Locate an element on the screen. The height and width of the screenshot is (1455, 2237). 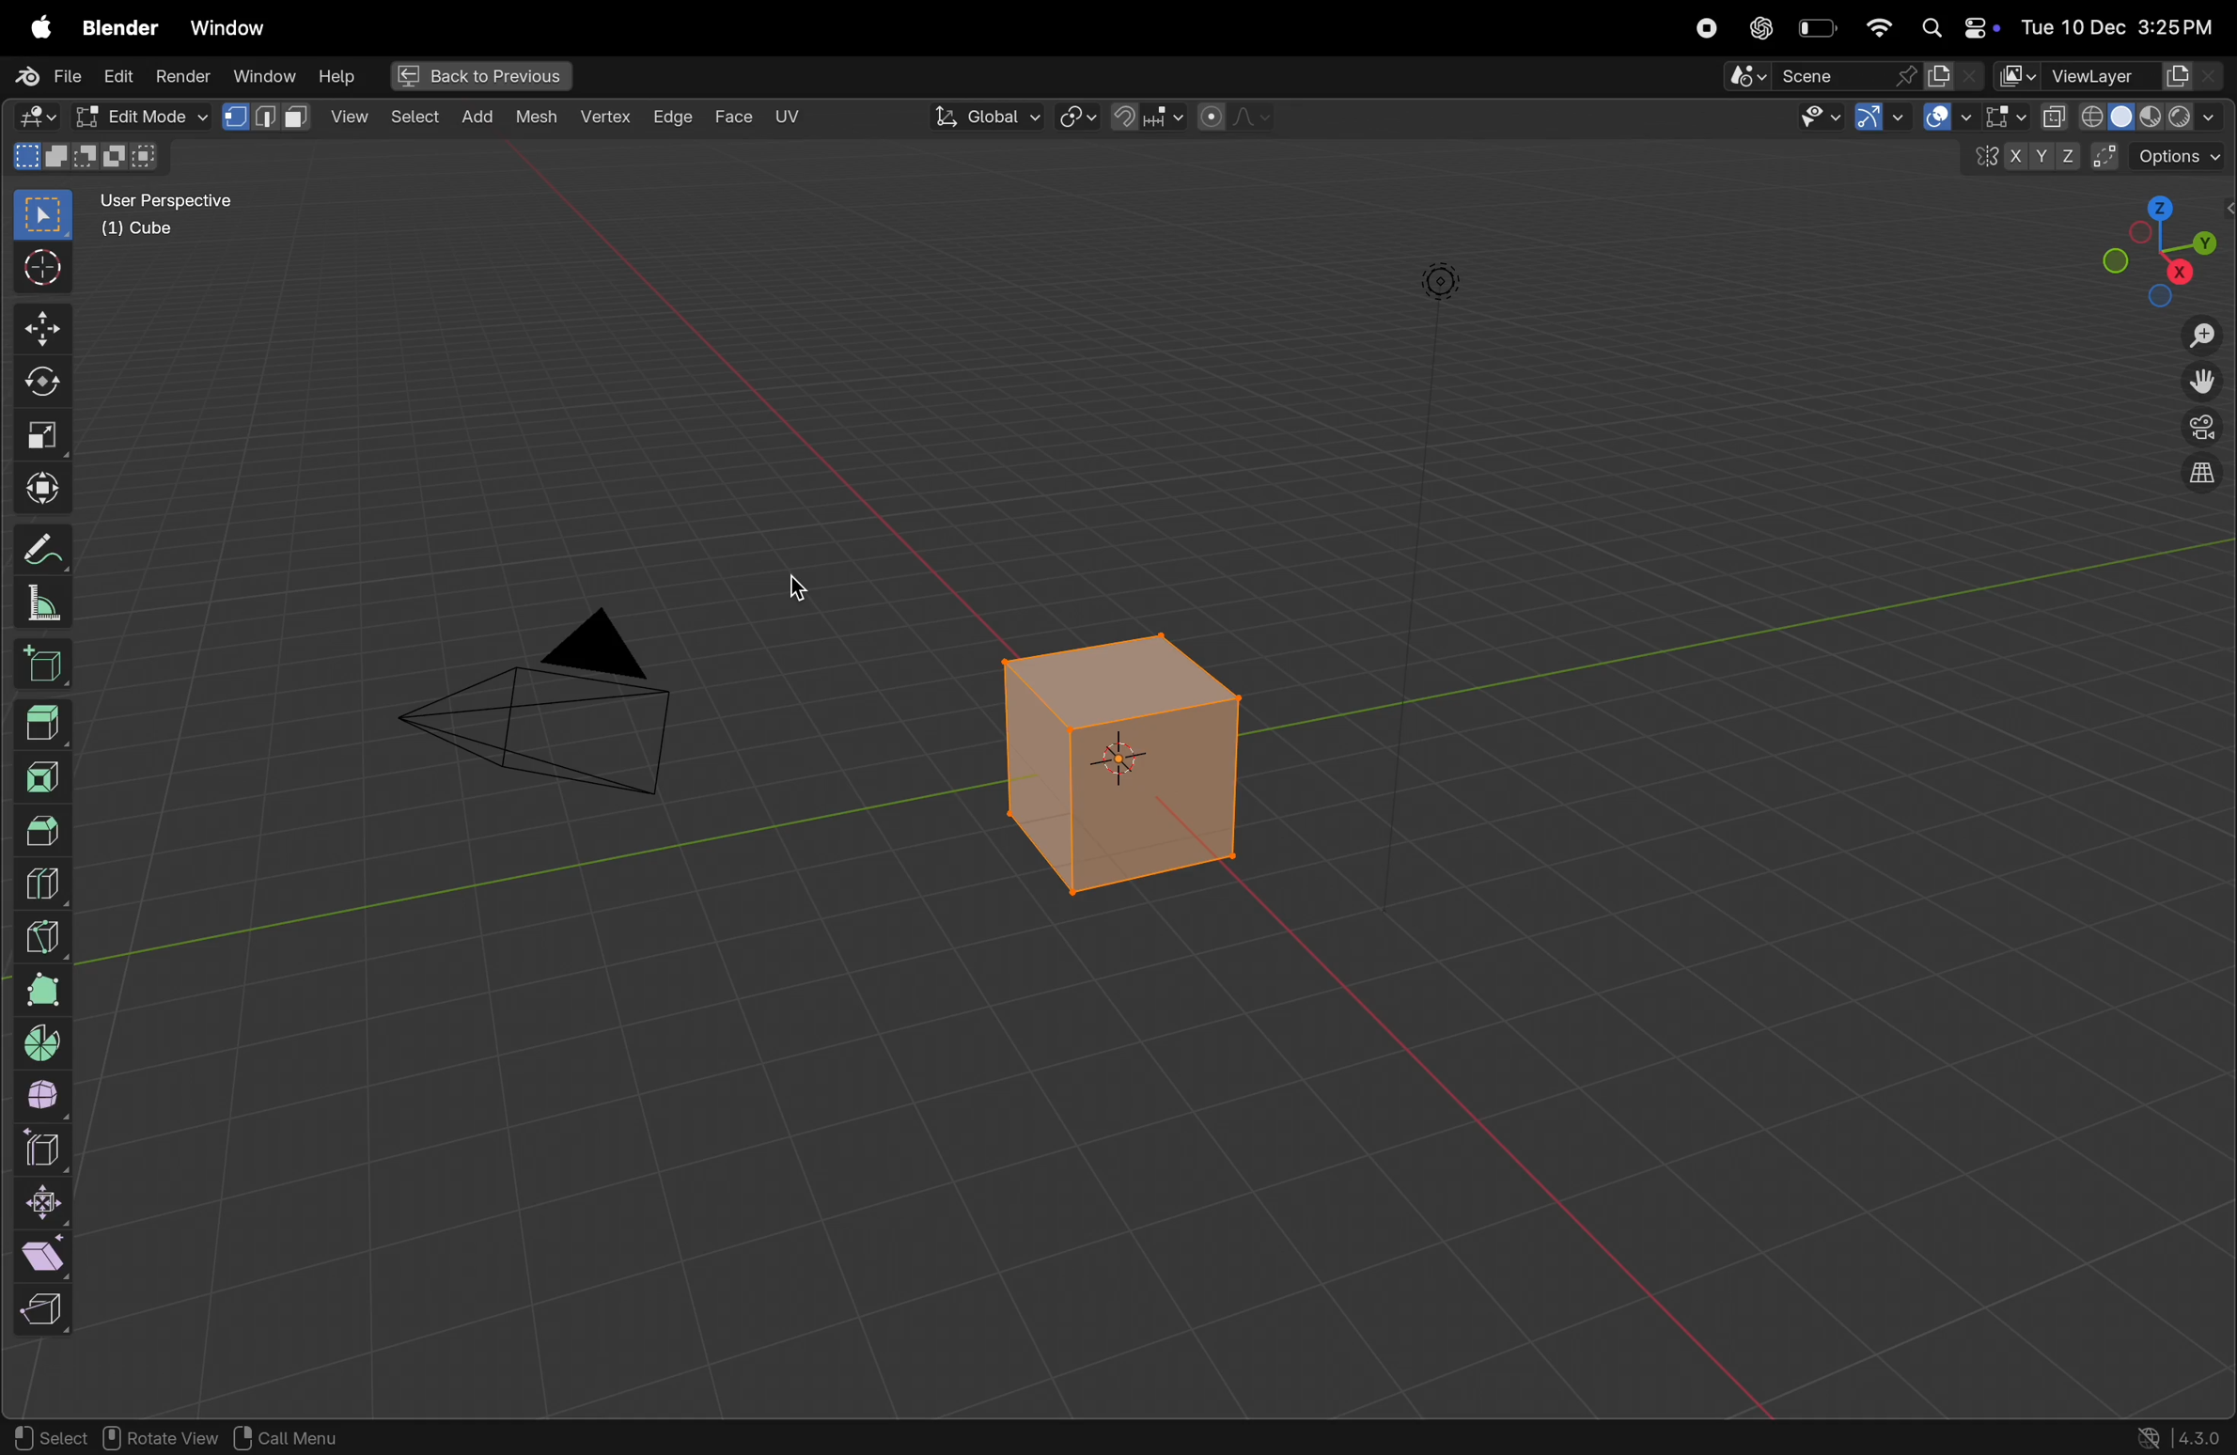
object mode is located at coordinates (137, 115).